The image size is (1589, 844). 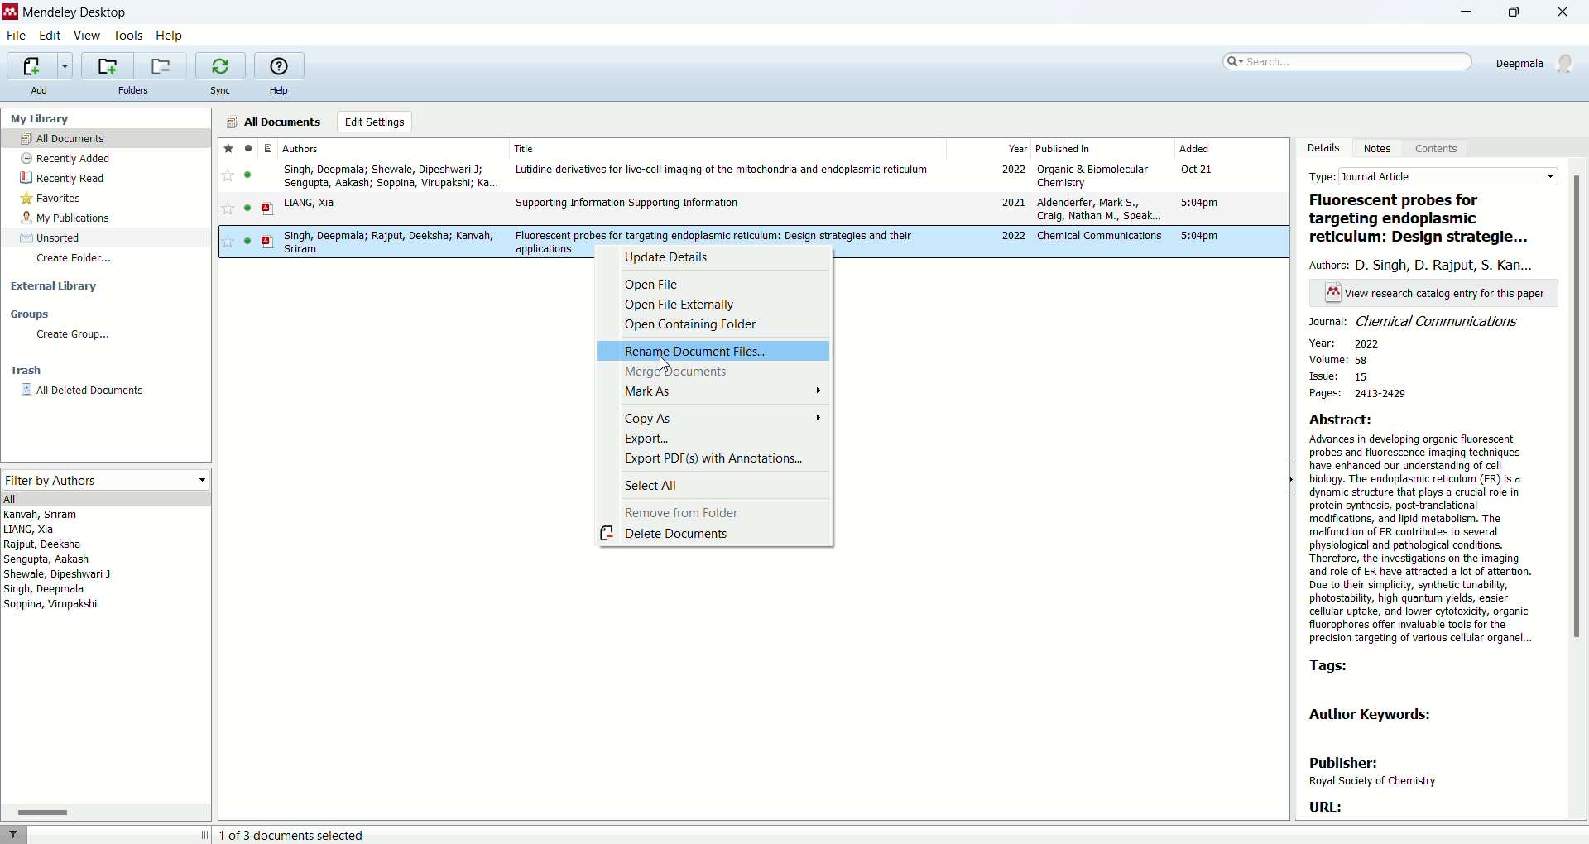 What do you see at coordinates (1094, 175) in the screenshot?
I see `Organic & Biomolecular Chemistry` at bounding box center [1094, 175].